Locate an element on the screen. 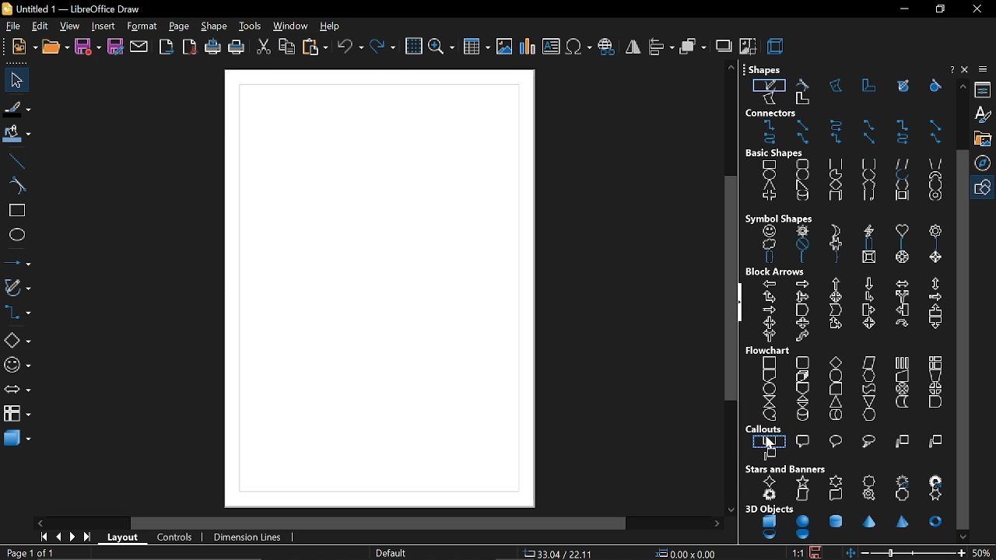 This screenshot has width=996, height=560. new is located at coordinates (24, 48).